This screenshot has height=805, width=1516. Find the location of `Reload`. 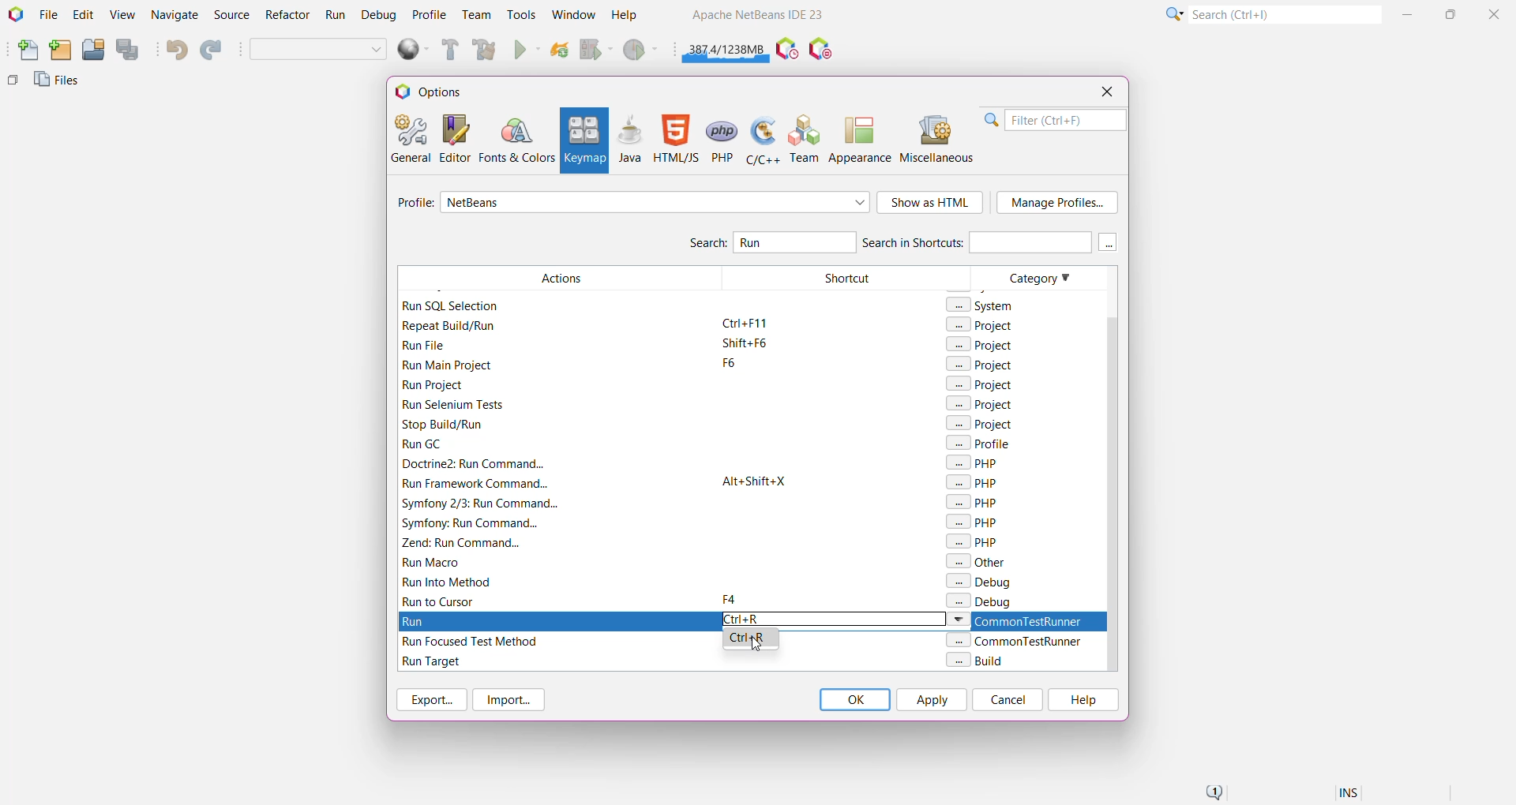

Reload is located at coordinates (560, 51).